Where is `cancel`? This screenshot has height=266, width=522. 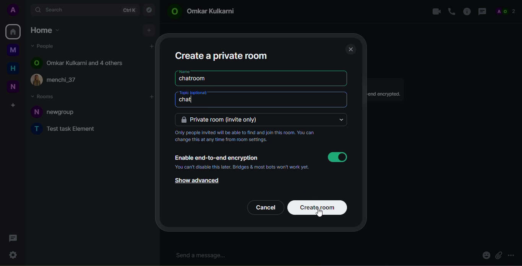 cancel is located at coordinates (265, 207).